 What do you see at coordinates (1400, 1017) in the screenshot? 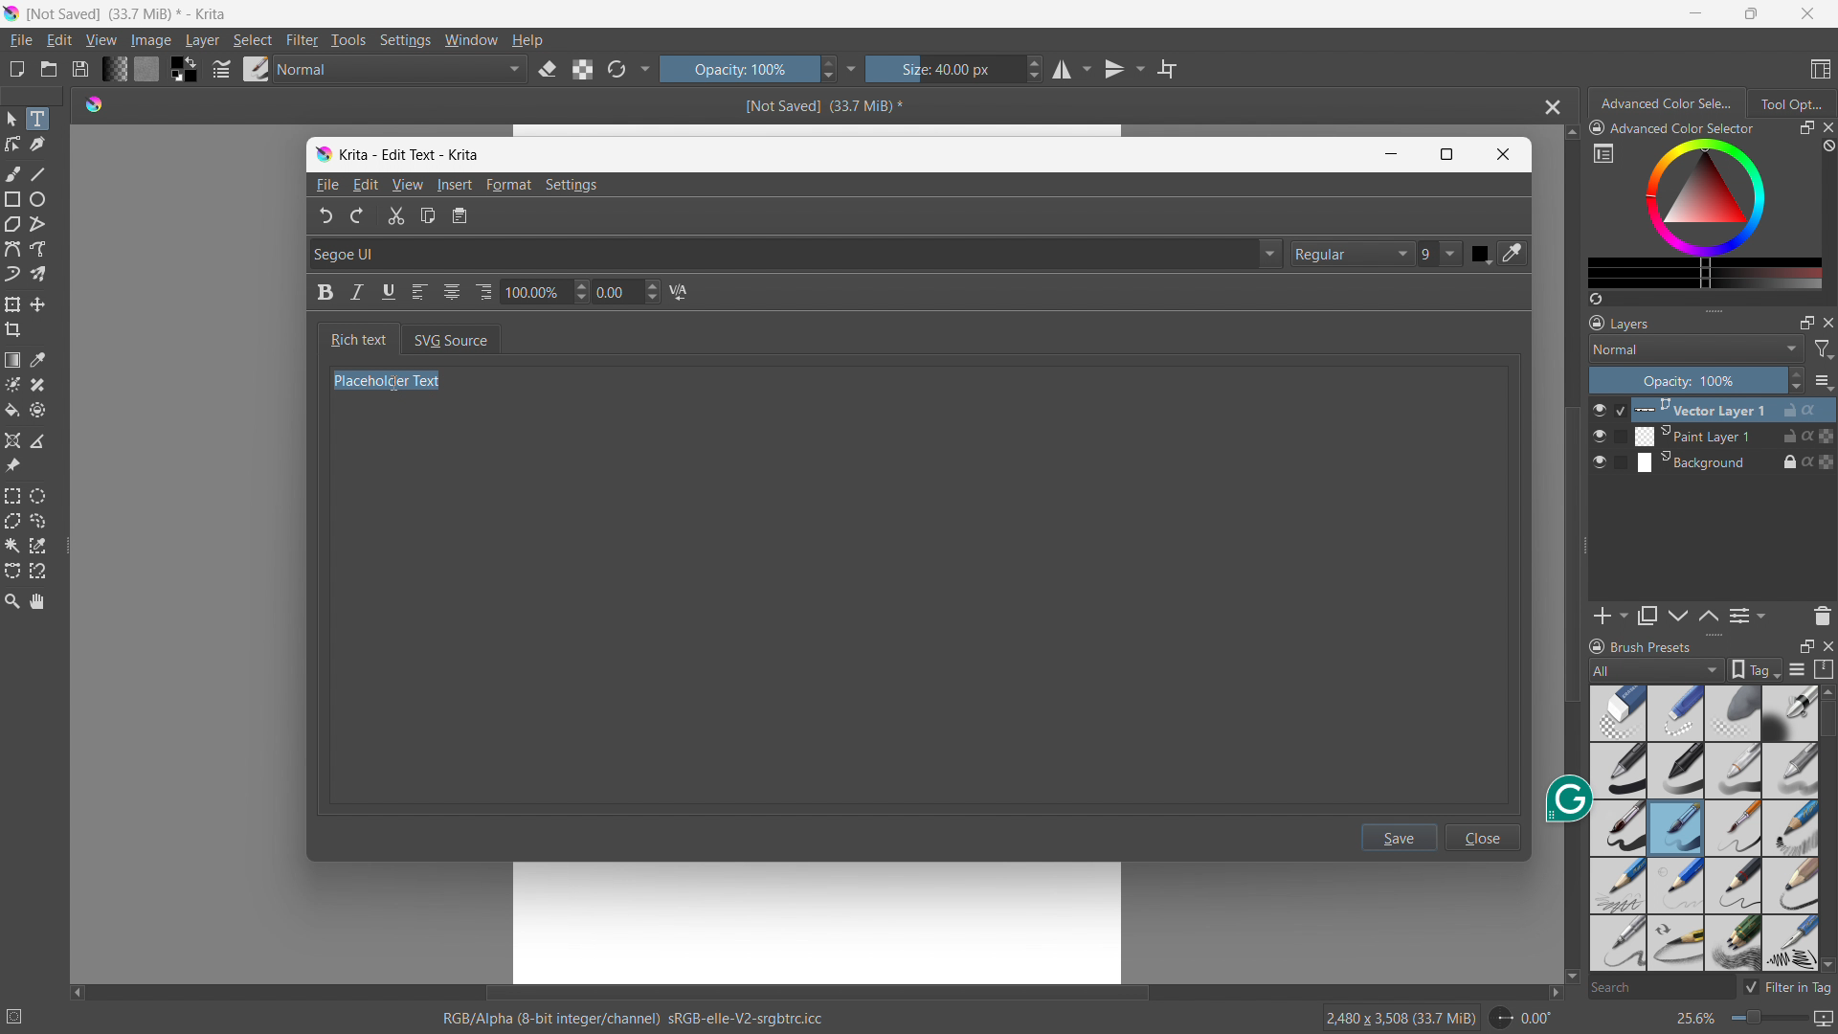
I see `2480 X 3508 (33.5 MiB)` at bounding box center [1400, 1017].